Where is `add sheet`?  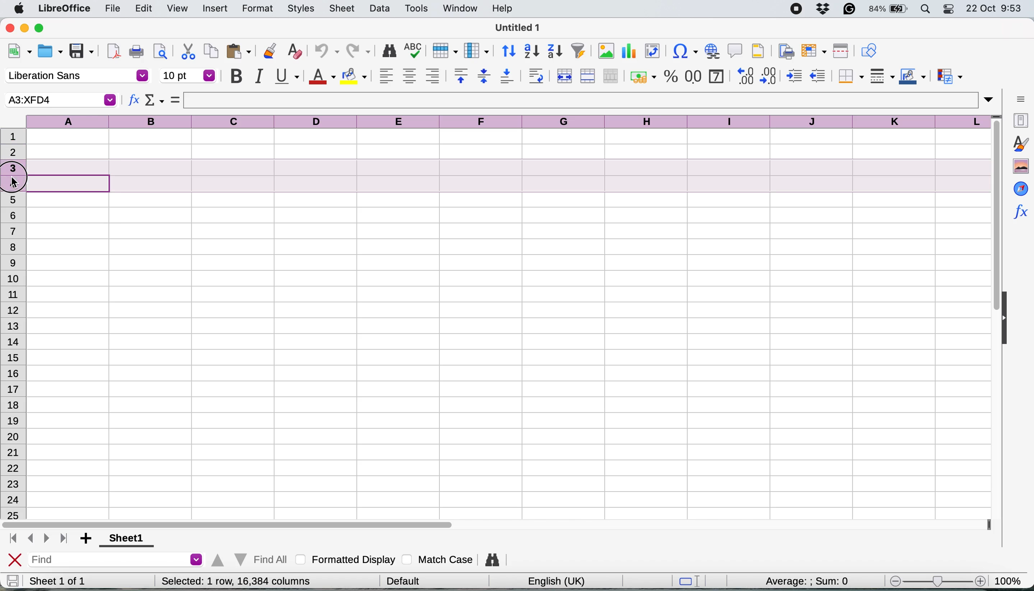
add sheet is located at coordinates (87, 539).